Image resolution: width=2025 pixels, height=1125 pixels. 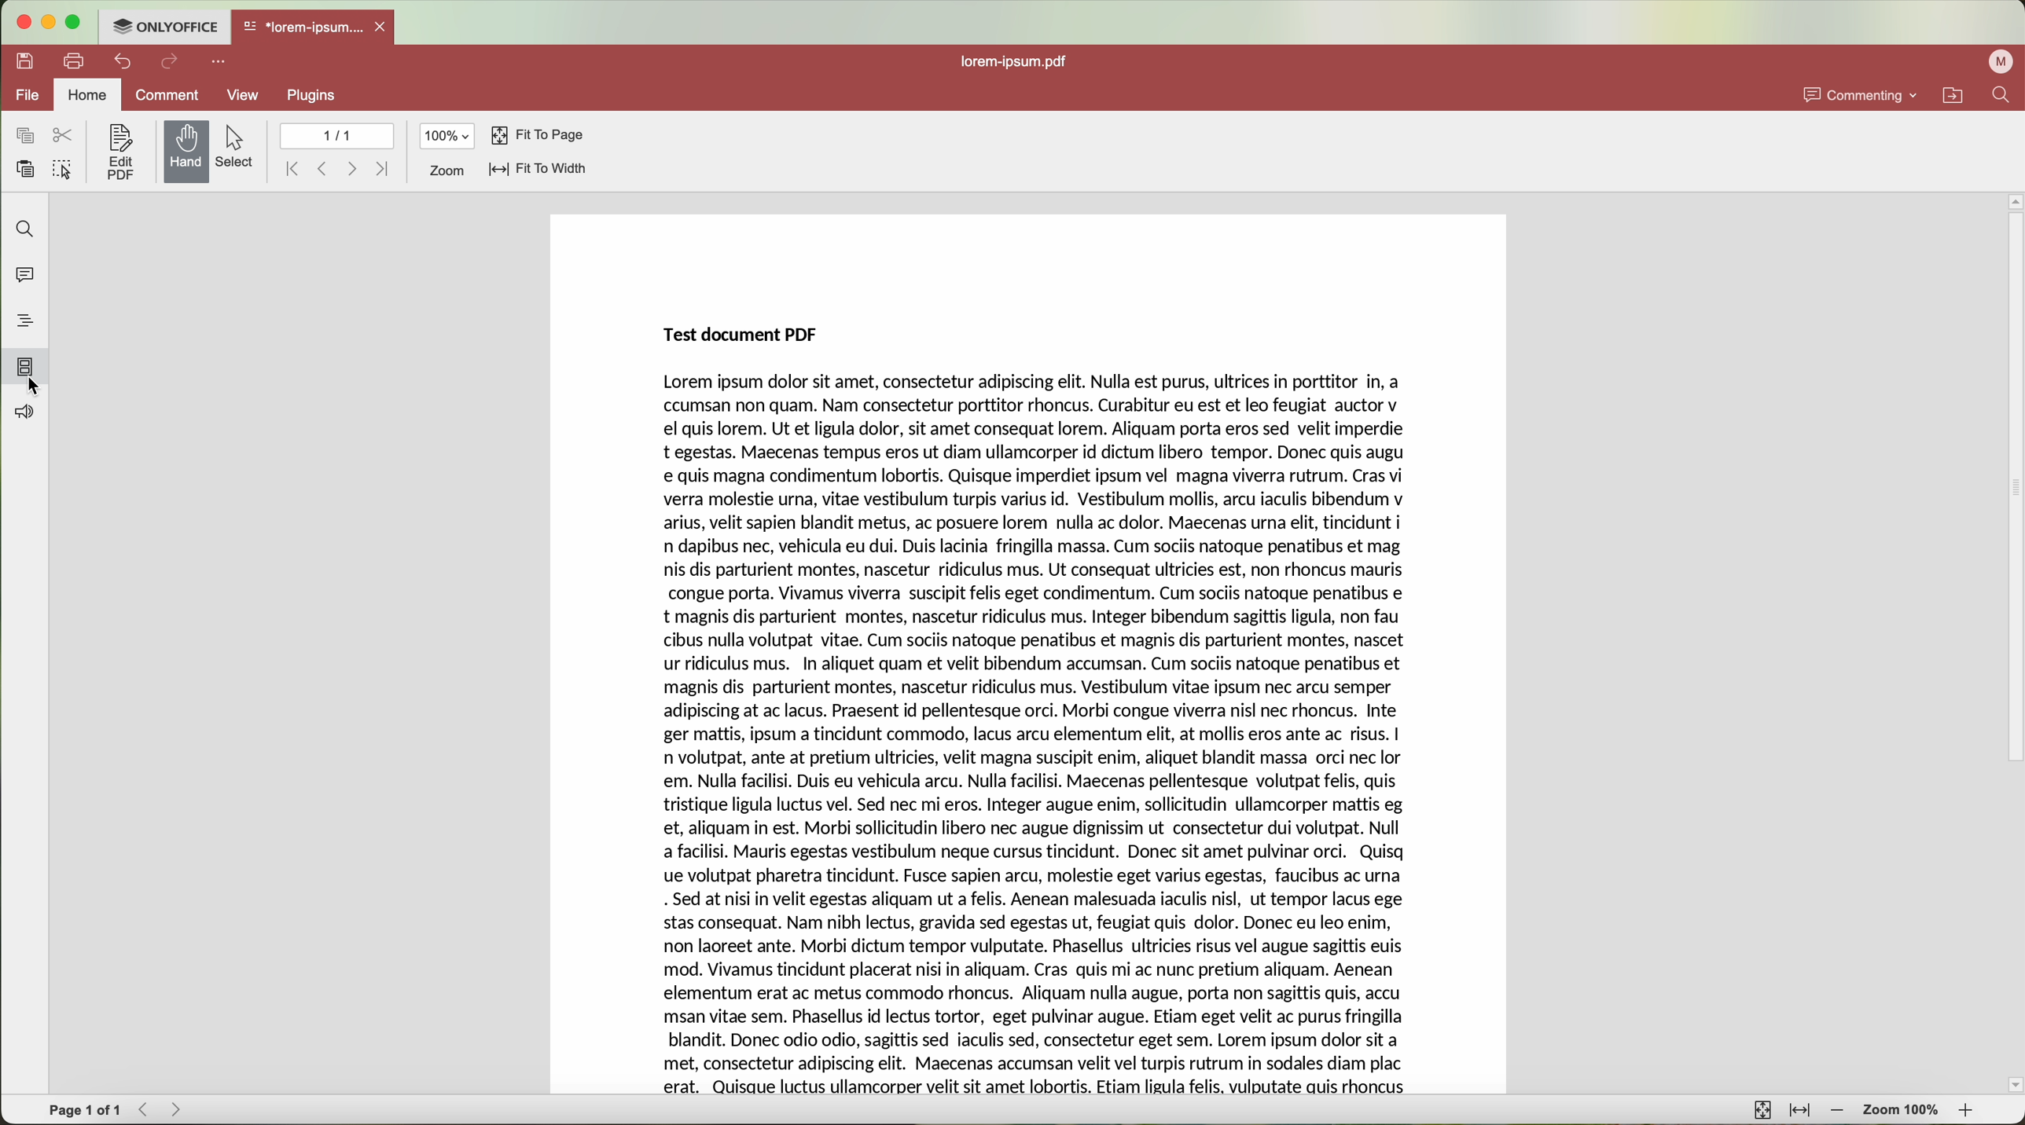 I want to click on comment, so click(x=170, y=95).